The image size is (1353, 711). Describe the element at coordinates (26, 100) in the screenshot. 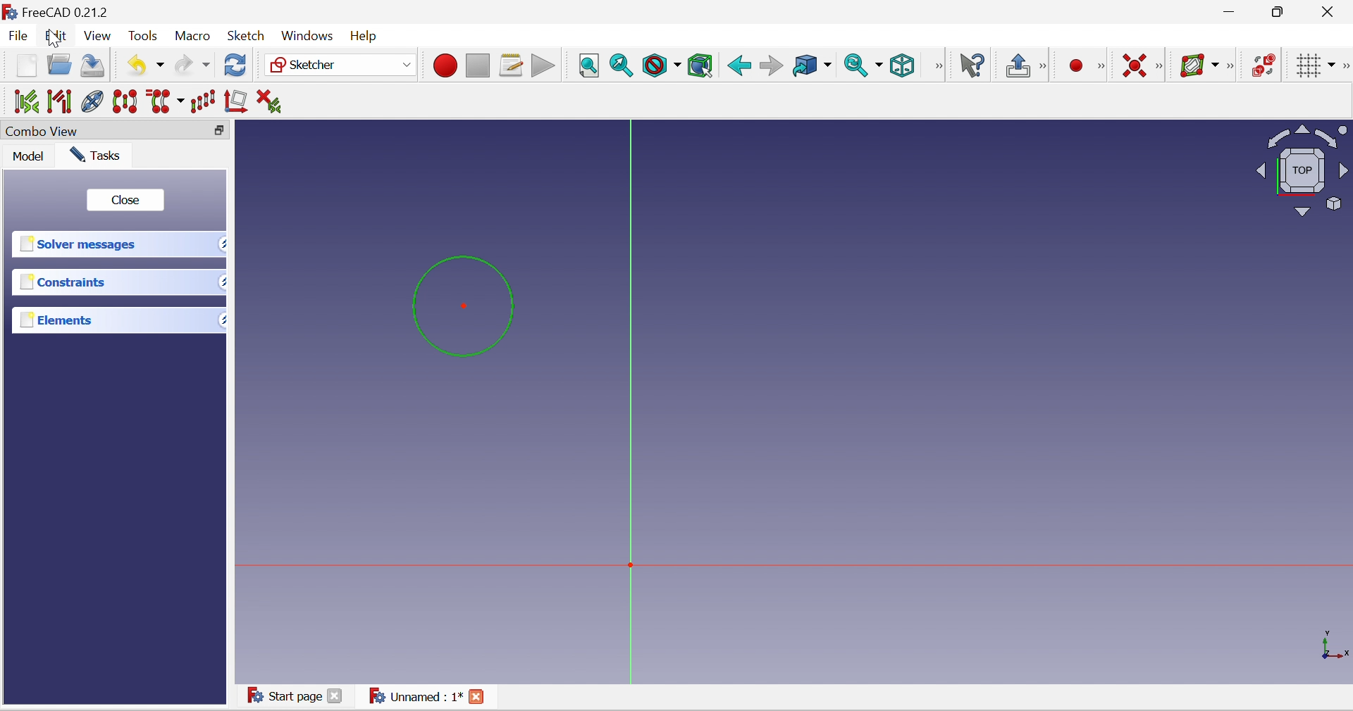

I see `Select associated constraints` at that location.